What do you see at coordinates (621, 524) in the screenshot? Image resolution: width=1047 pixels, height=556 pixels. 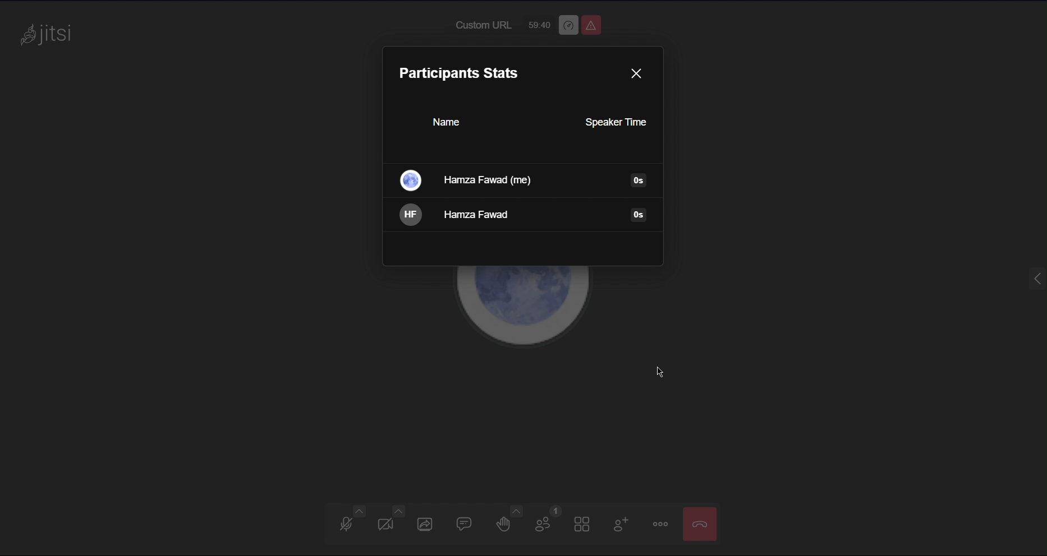 I see `Add Participant` at bounding box center [621, 524].